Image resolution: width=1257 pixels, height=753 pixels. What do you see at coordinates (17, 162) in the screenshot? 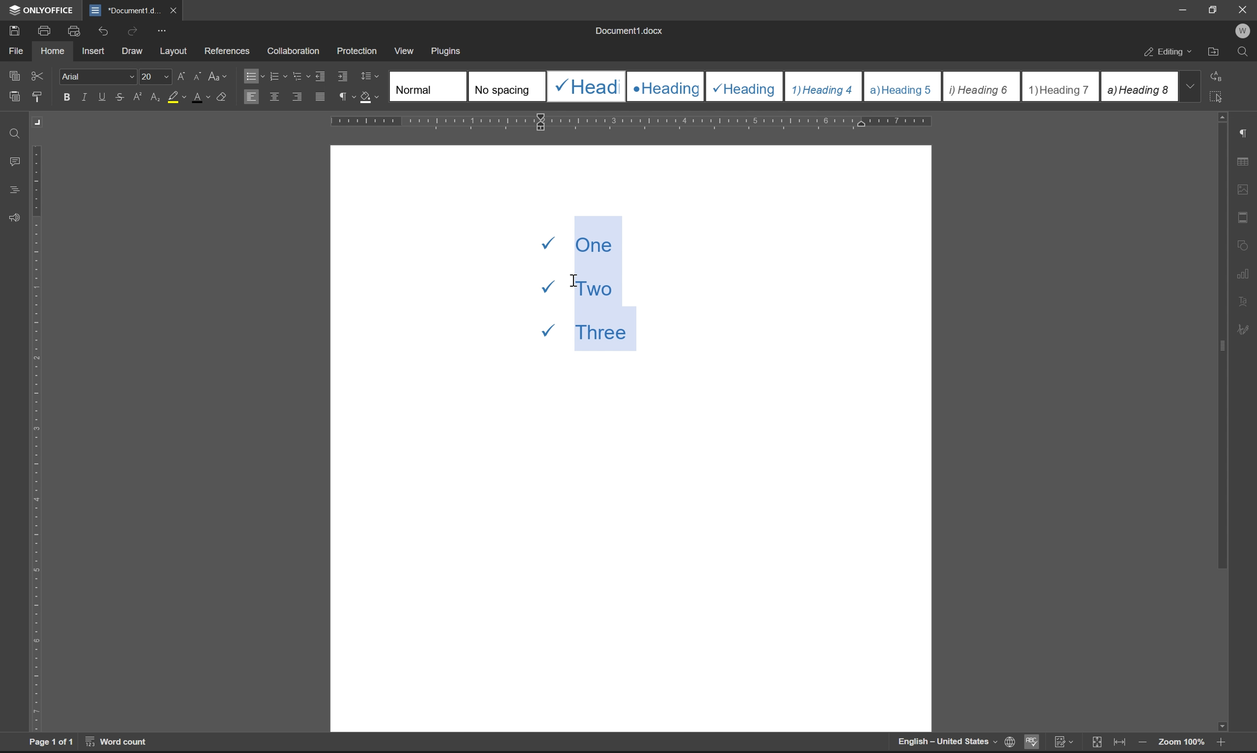
I see `comments` at bounding box center [17, 162].